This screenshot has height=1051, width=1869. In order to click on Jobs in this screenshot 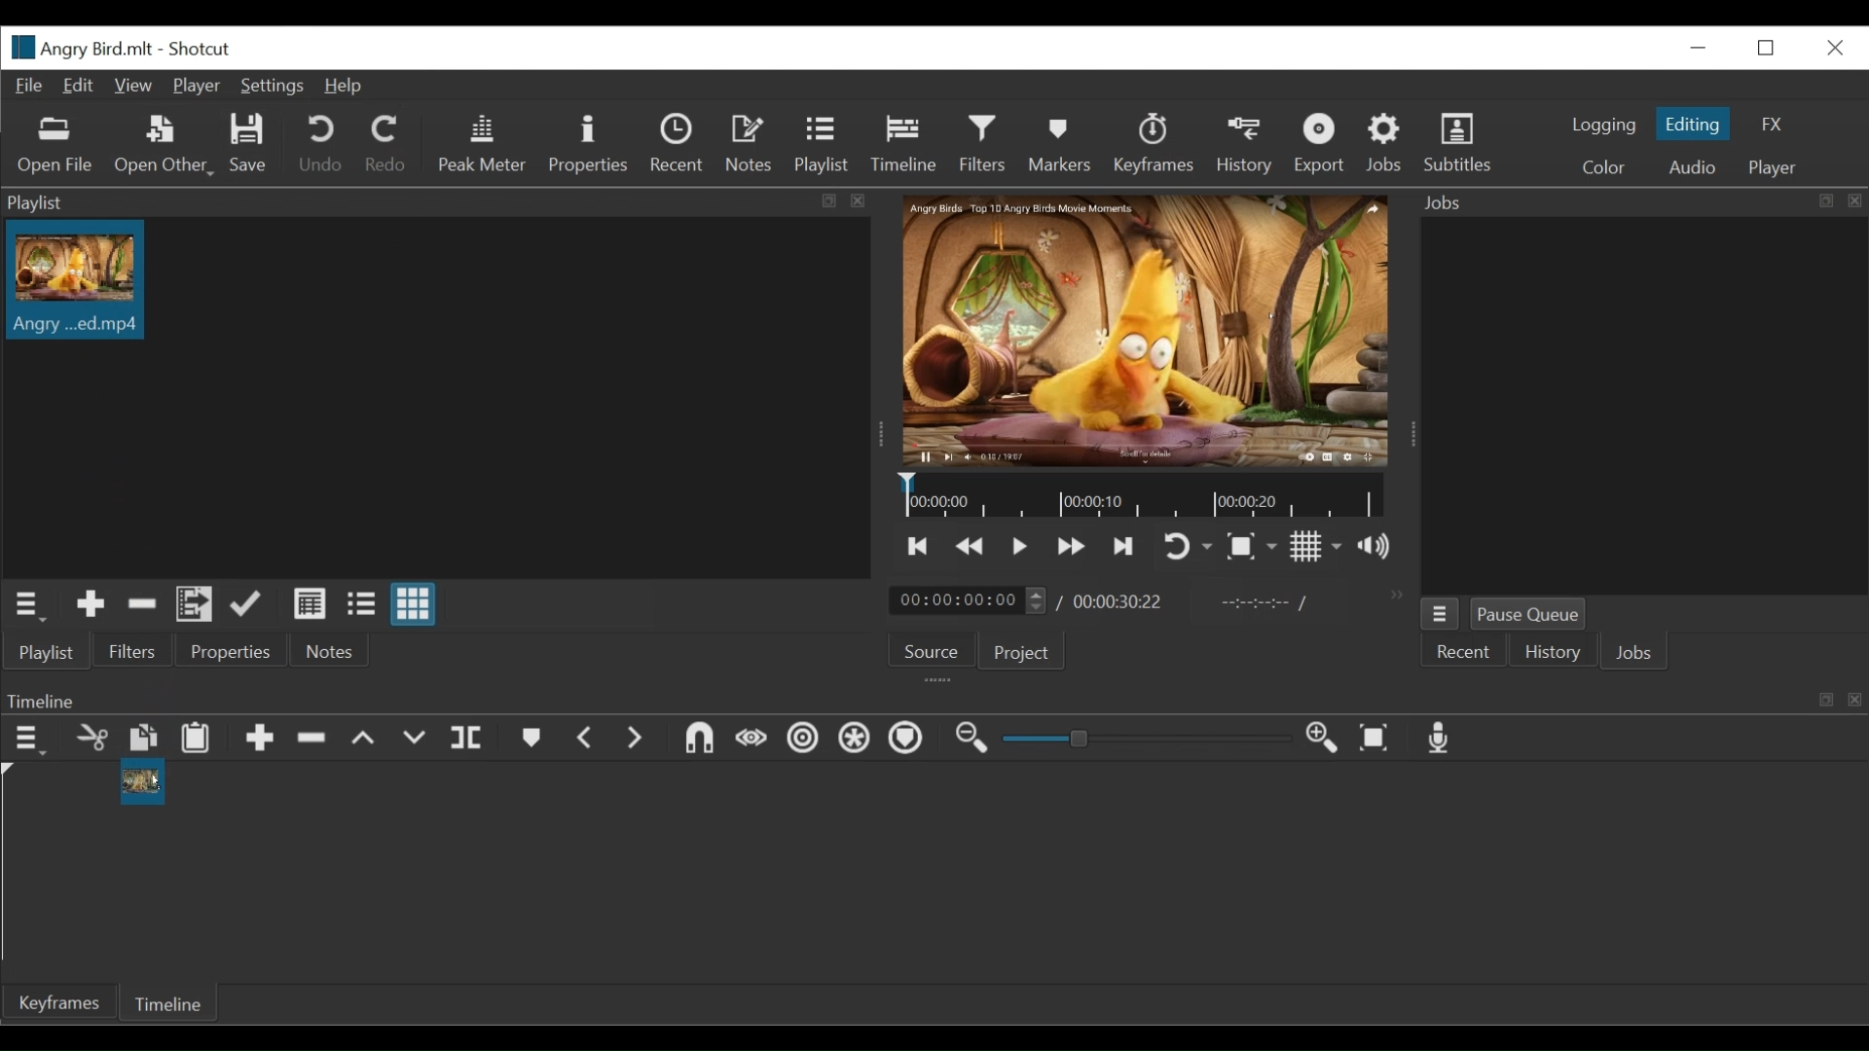, I will do `click(1387, 143)`.